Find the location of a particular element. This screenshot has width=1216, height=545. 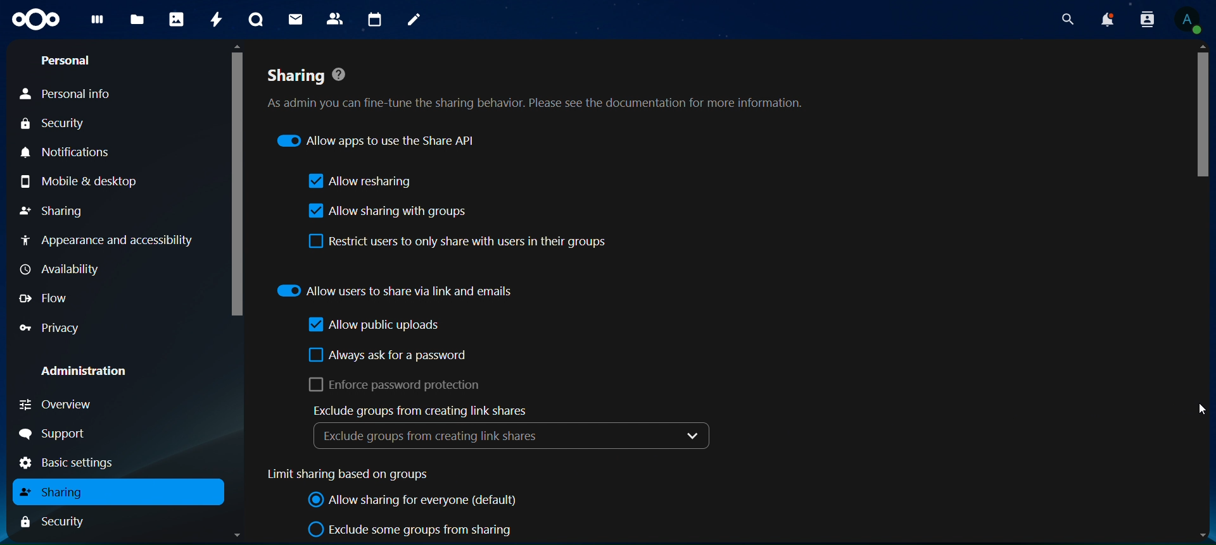

security is located at coordinates (53, 520).